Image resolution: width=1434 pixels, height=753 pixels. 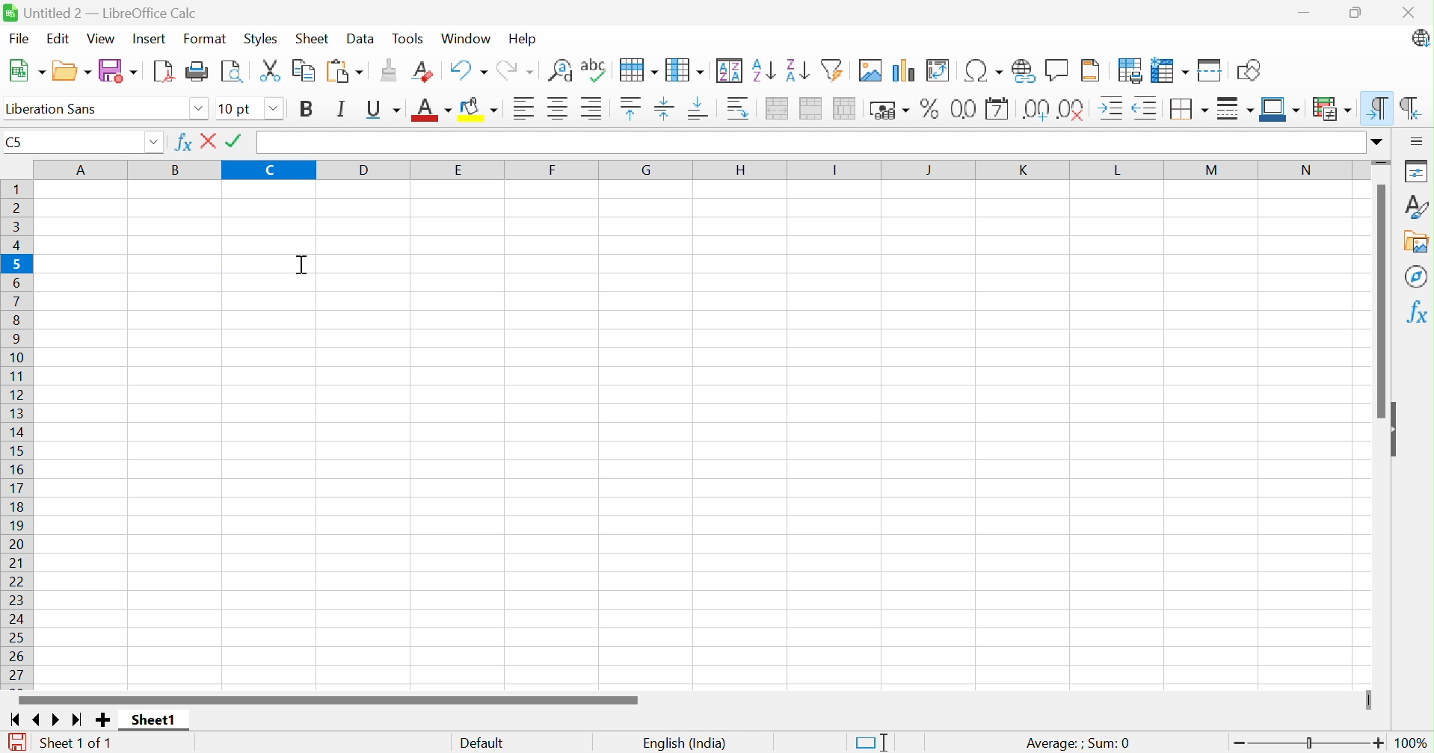 What do you see at coordinates (1302, 14) in the screenshot?
I see `Minimize` at bounding box center [1302, 14].